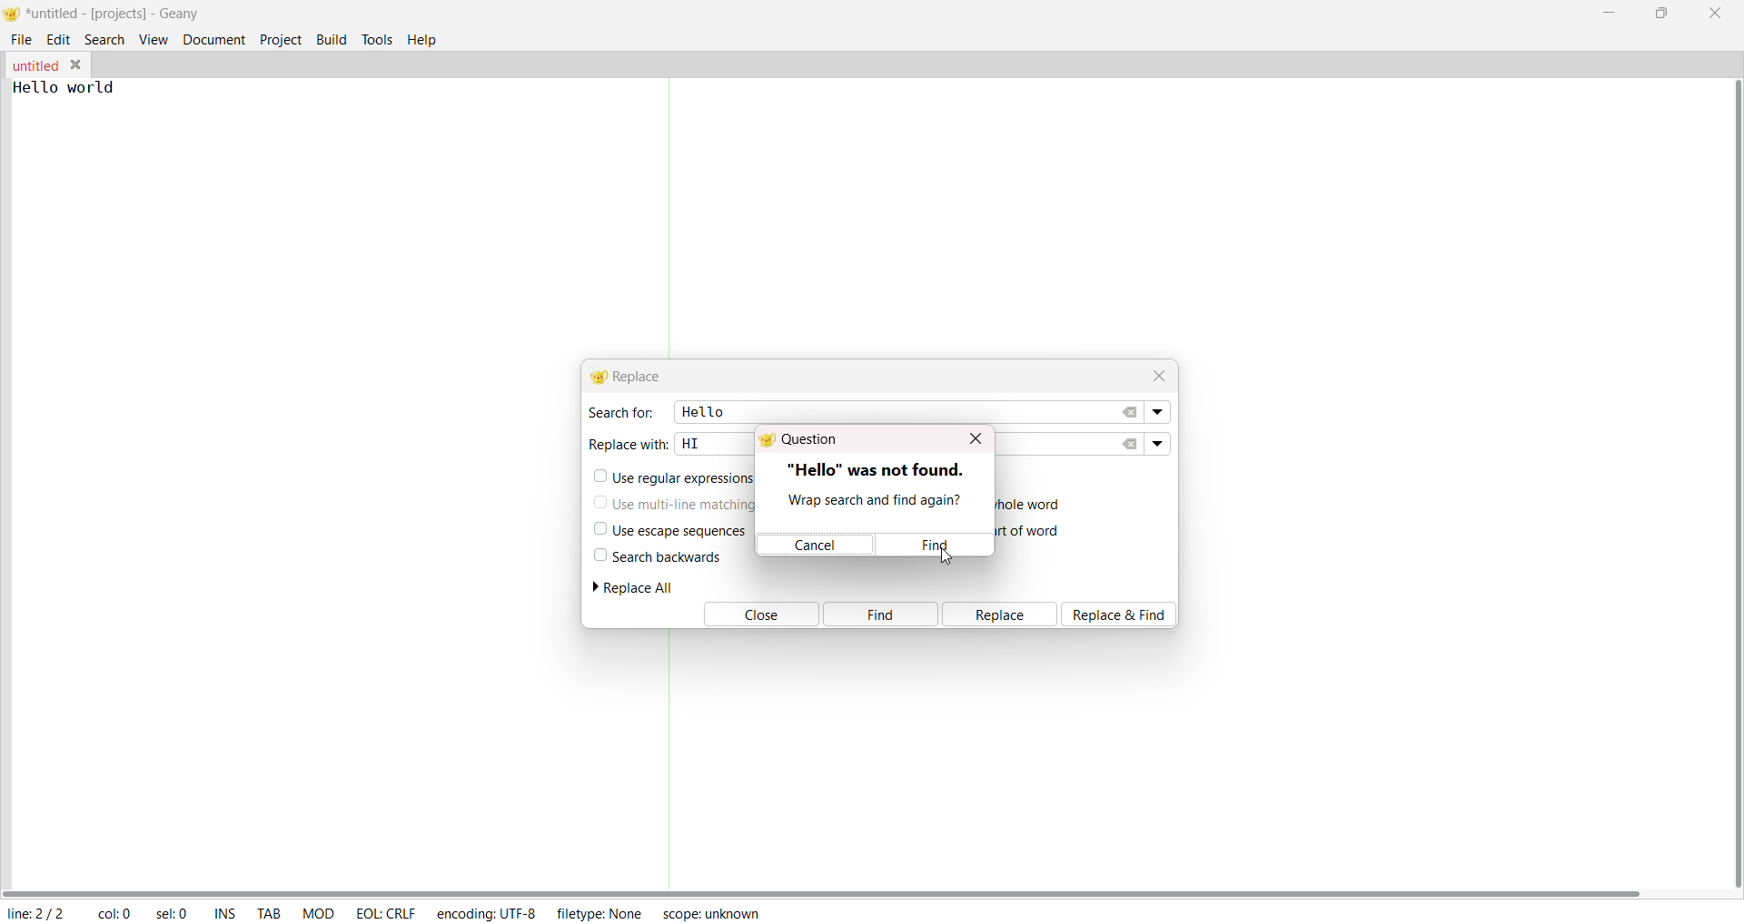  Describe the element at coordinates (1660, 12) in the screenshot. I see `maximize` at that location.